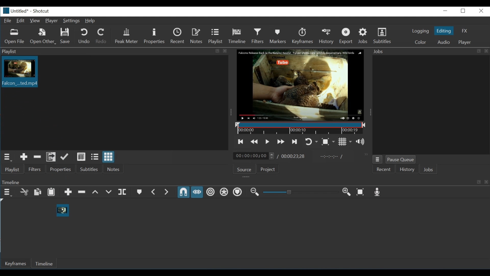 This screenshot has height=276, width=490. I want to click on In oint, so click(330, 157).